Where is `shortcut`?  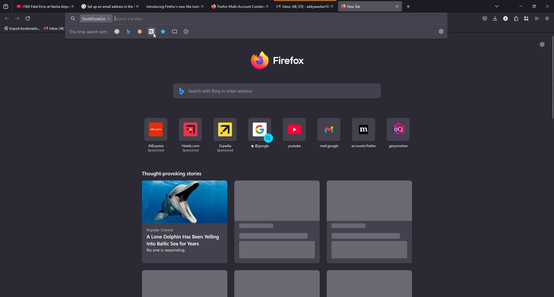 shortcut is located at coordinates (226, 137).